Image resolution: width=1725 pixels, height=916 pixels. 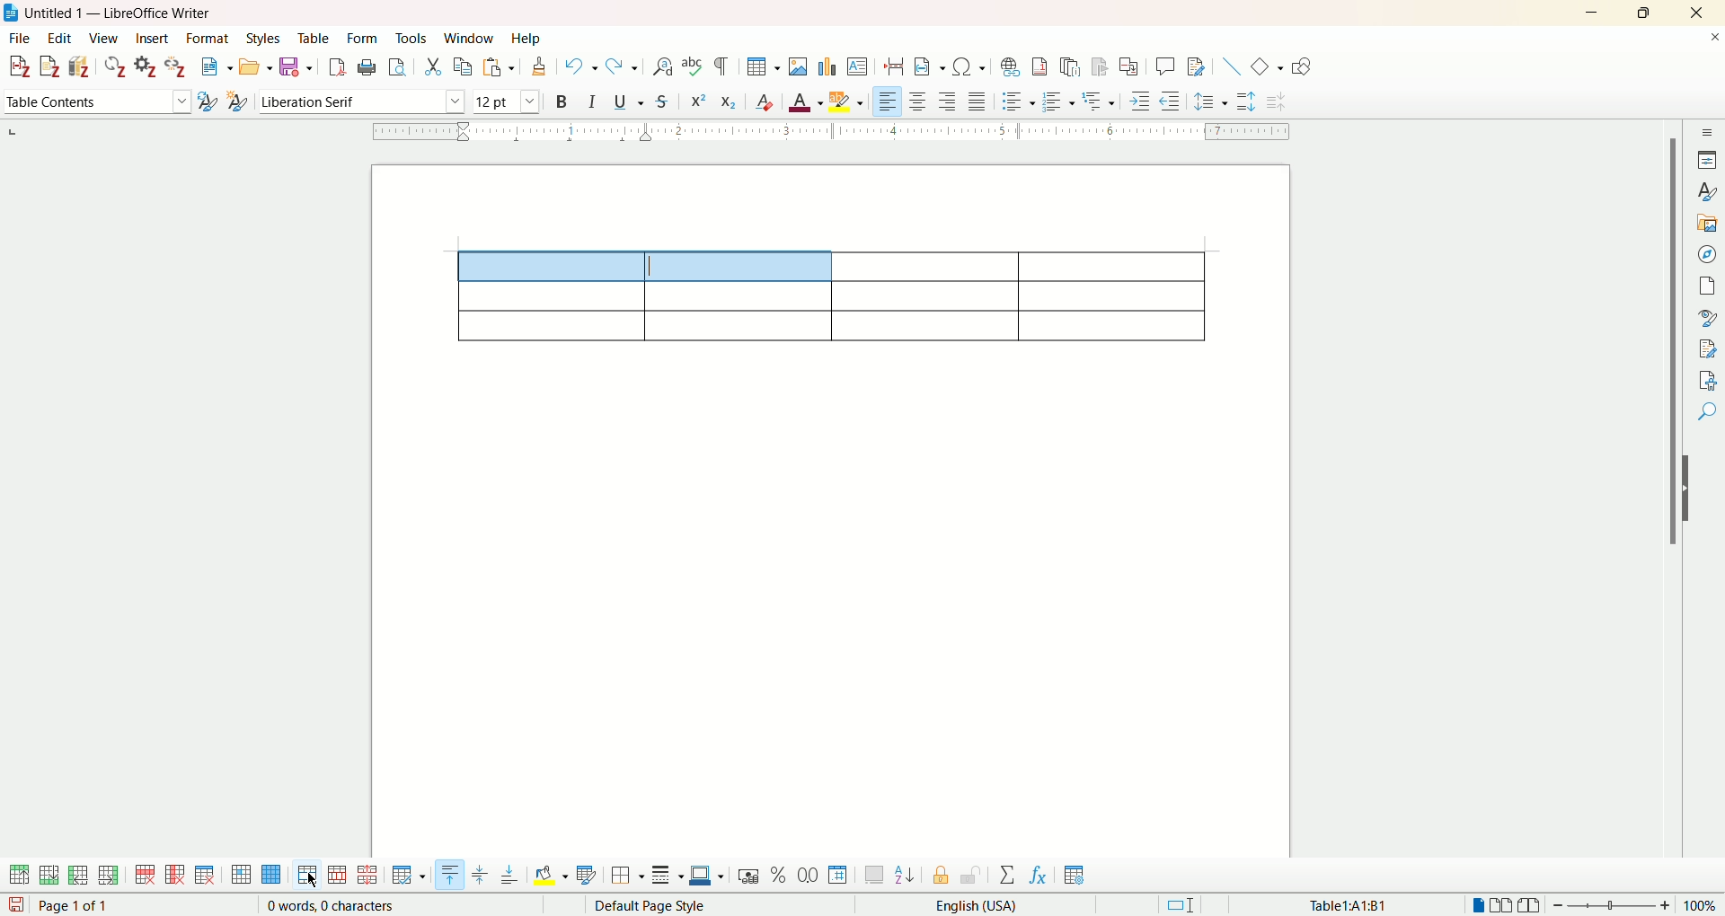 What do you see at coordinates (368, 67) in the screenshot?
I see `print` at bounding box center [368, 67].